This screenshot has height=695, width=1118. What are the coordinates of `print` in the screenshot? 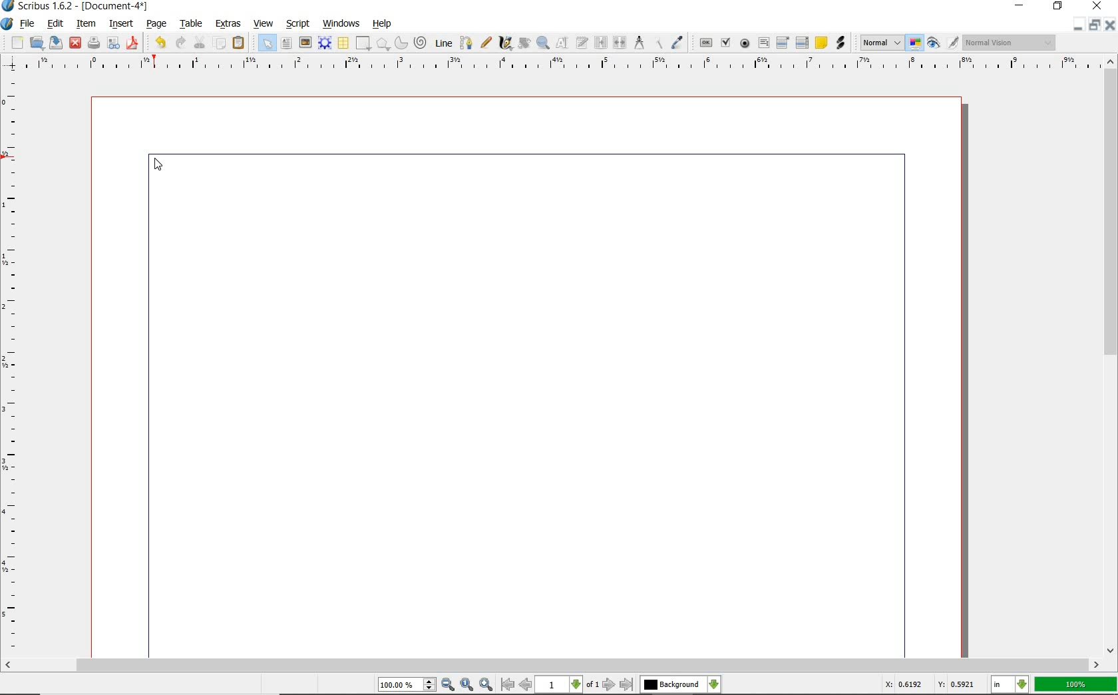 It's located at (93, 43).